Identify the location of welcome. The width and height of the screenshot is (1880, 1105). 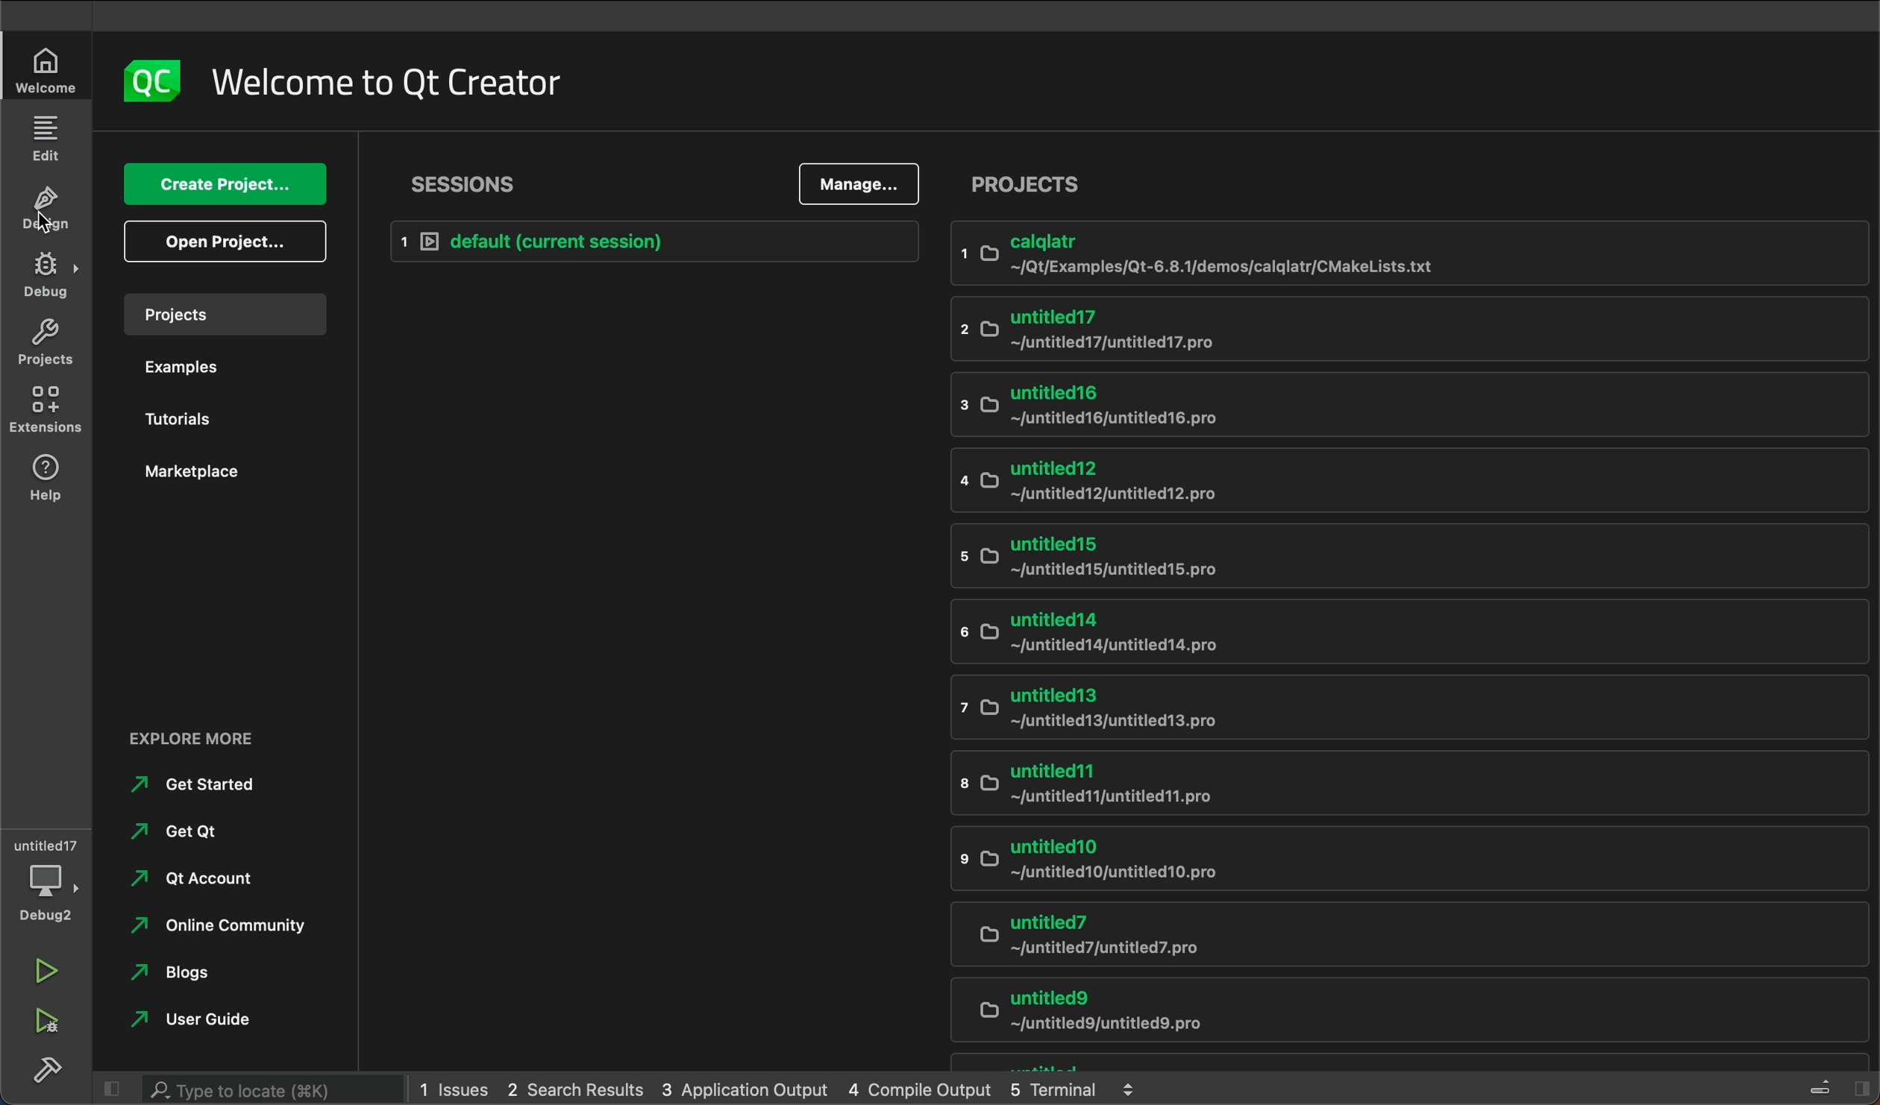
(48, 66).